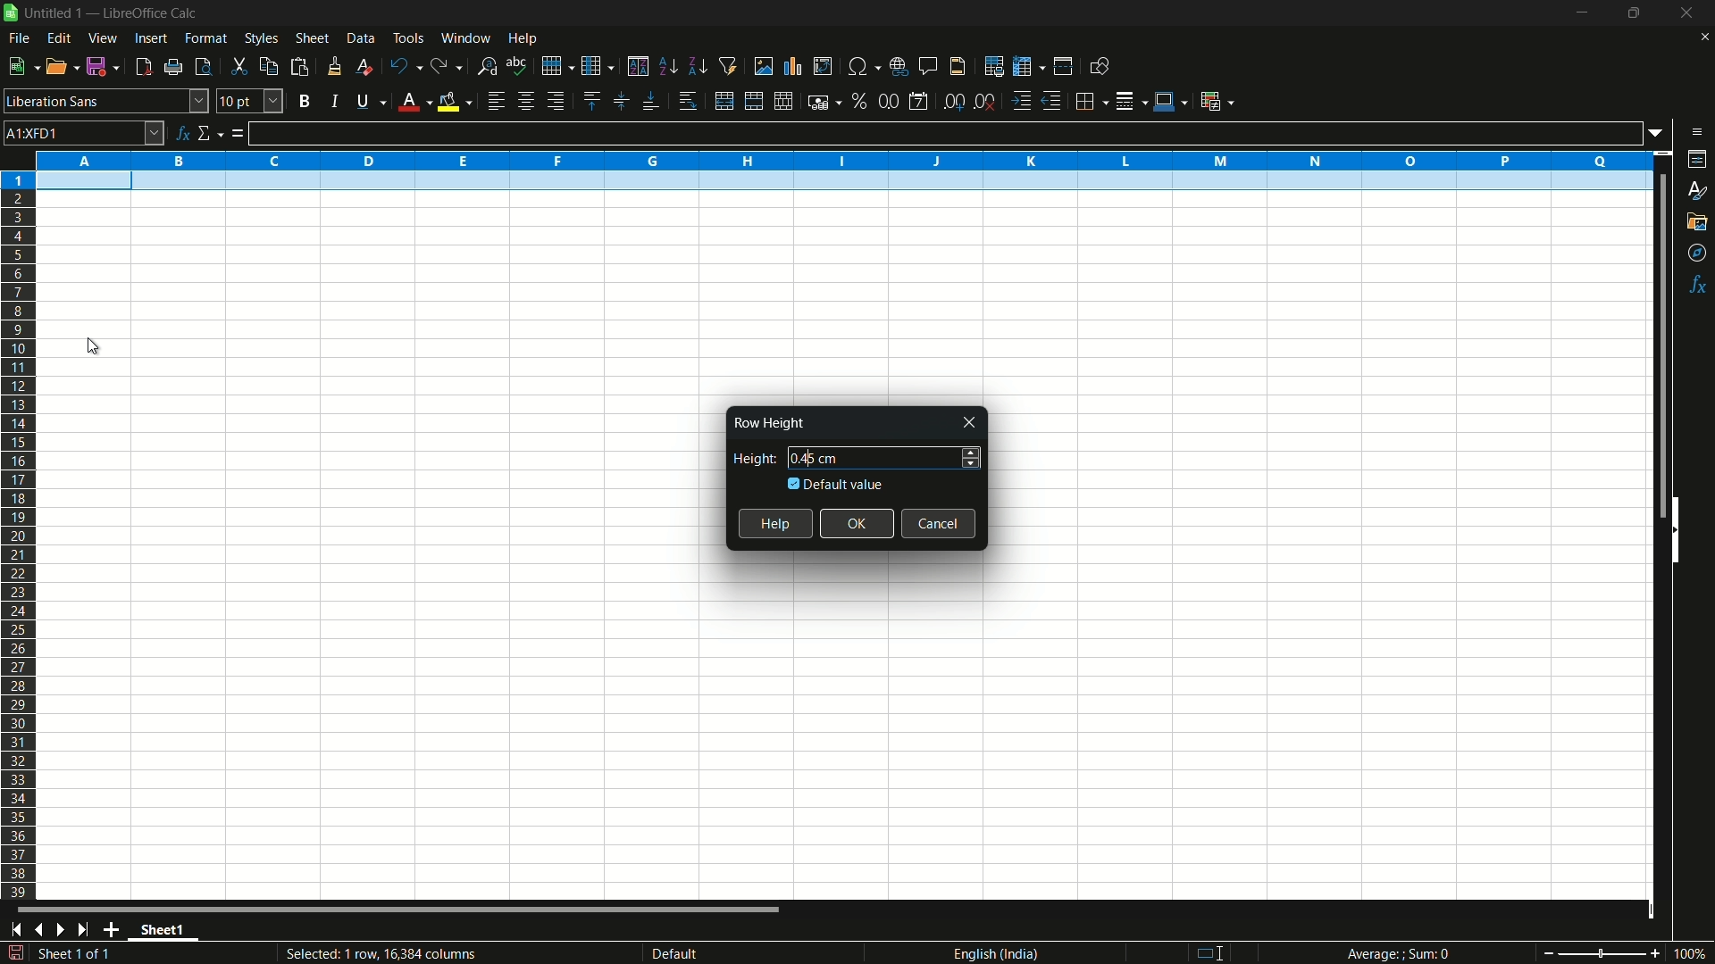  Describe the element at coordinates (15, 953) in the screenshot. I see `save` at that location.